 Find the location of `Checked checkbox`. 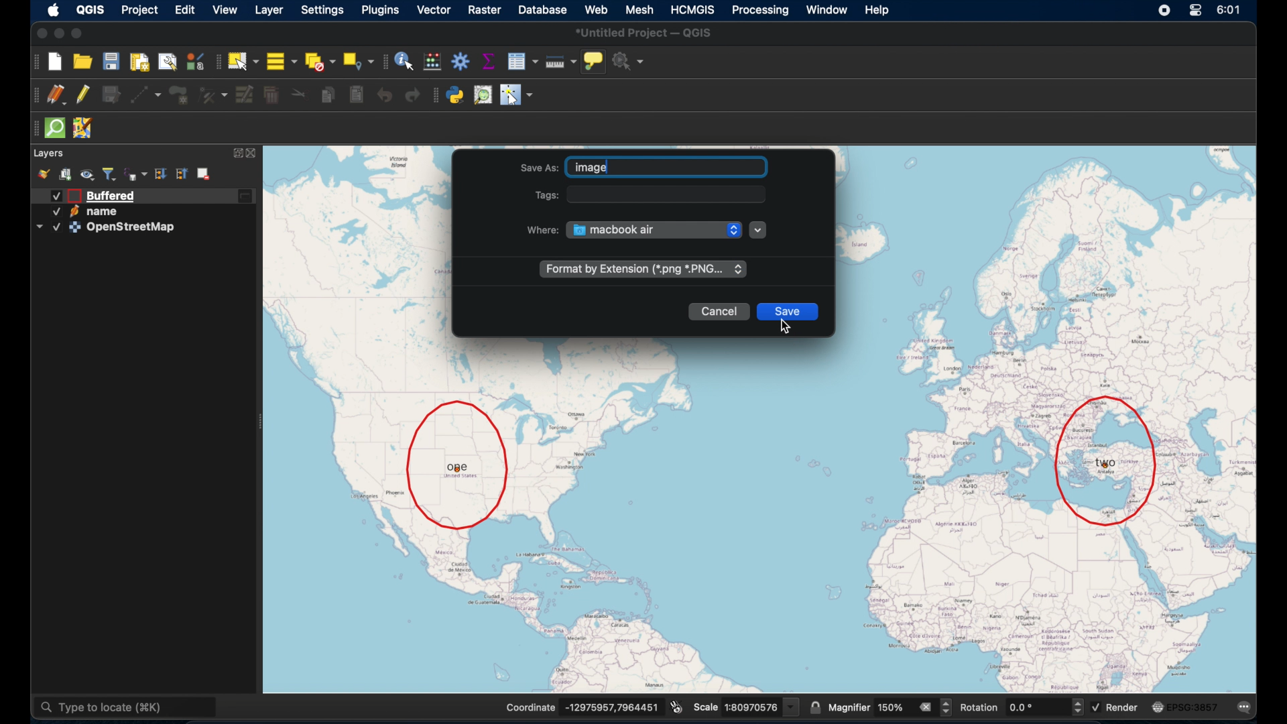

Checked checkbox is located at coordinates (56, 196).